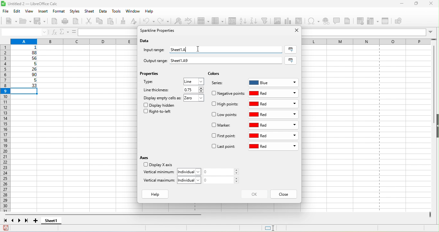  What do you see at coordinates (278, 21) in the screenshot?
I see `image` at bounding box center [278, 21].